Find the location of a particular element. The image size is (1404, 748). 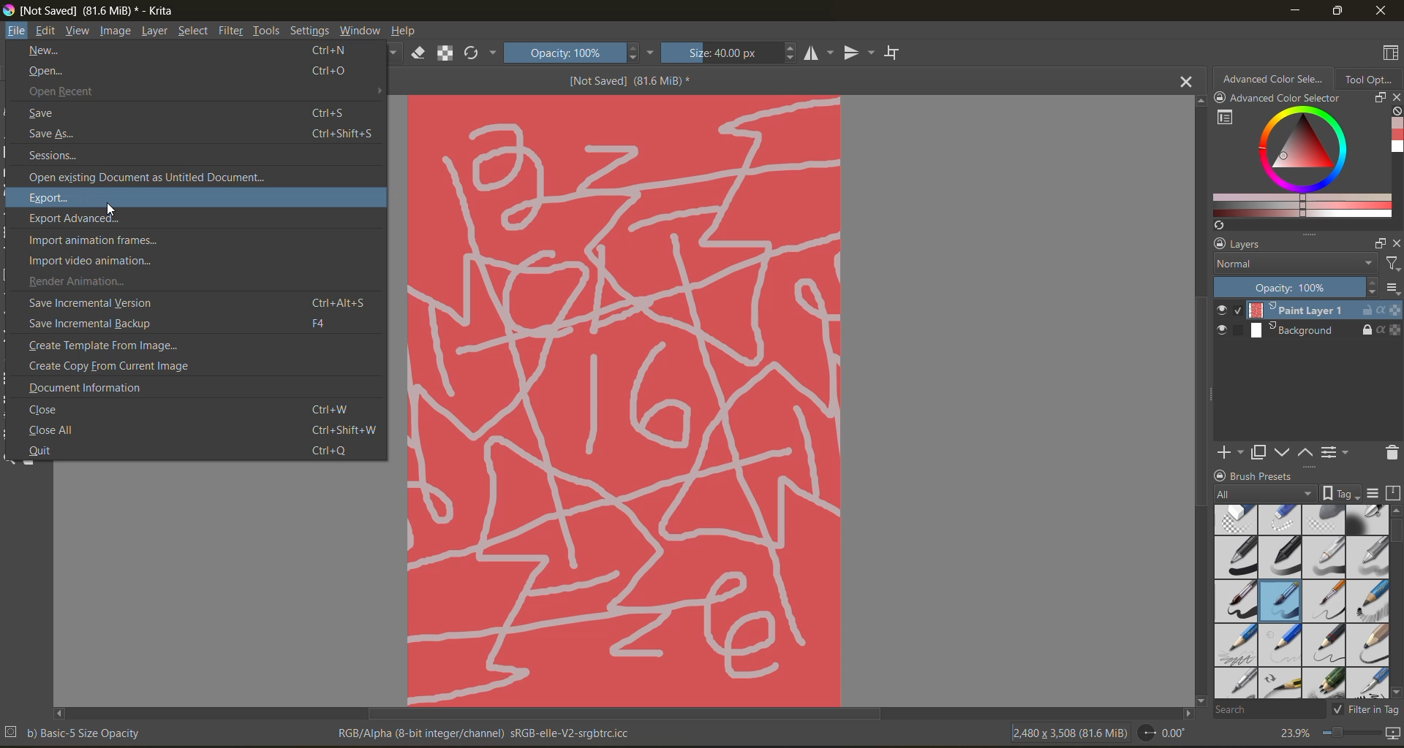

window is located at coordinates (360, 31).